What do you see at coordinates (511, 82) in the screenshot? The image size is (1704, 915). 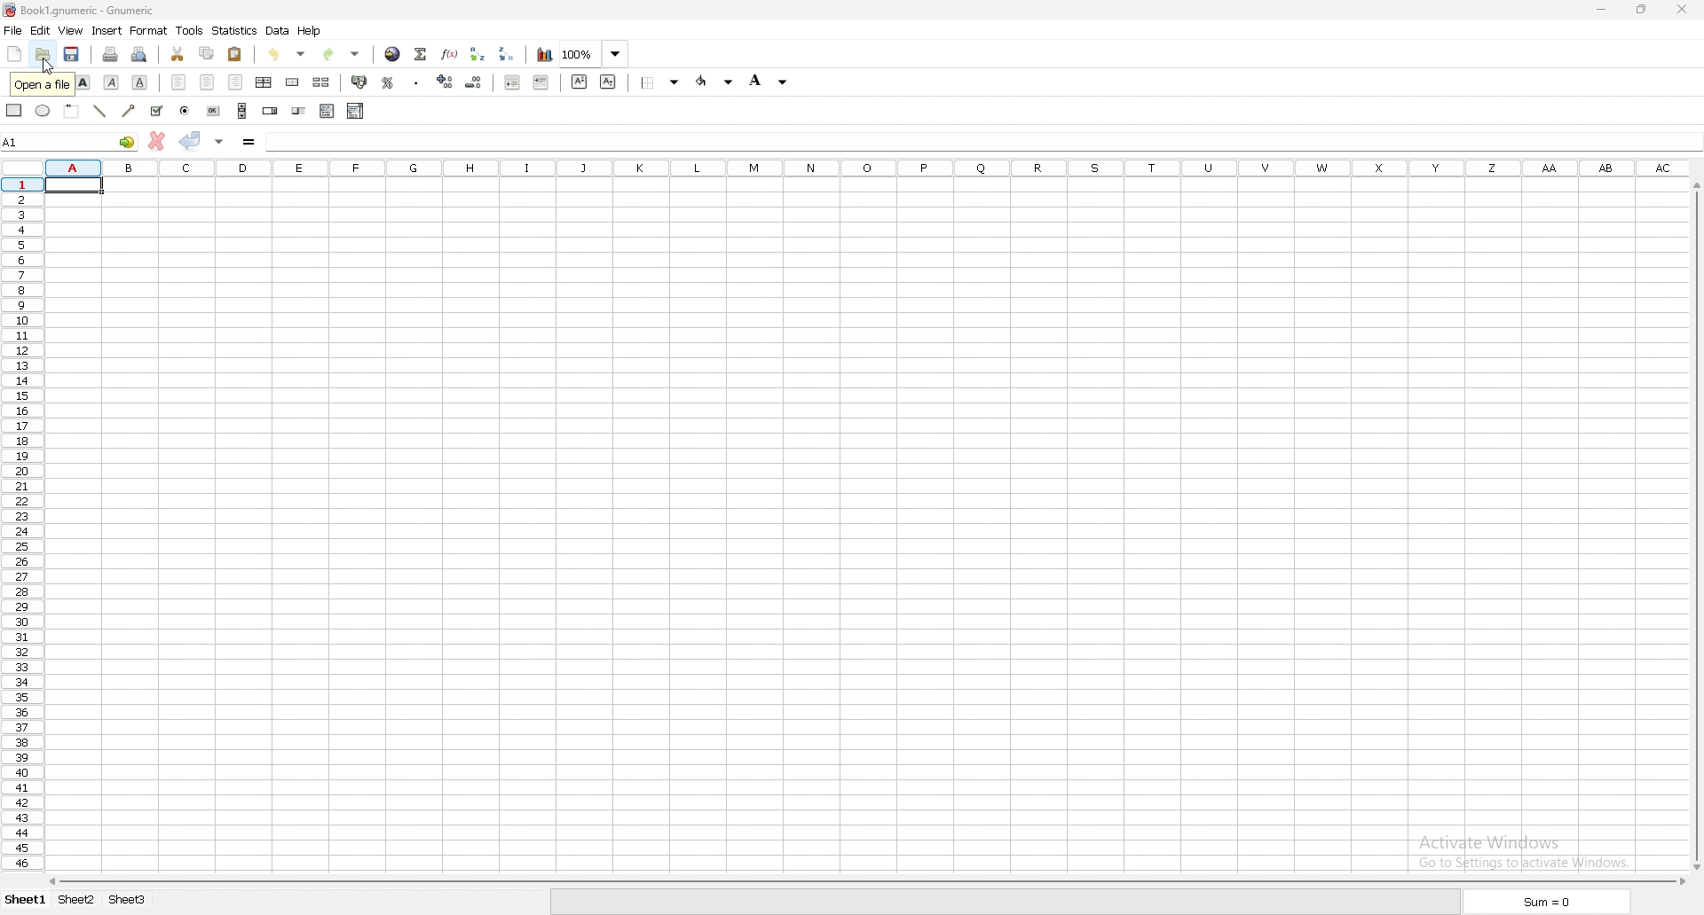 I see `decrease indent` at bounding box center [511, 82].